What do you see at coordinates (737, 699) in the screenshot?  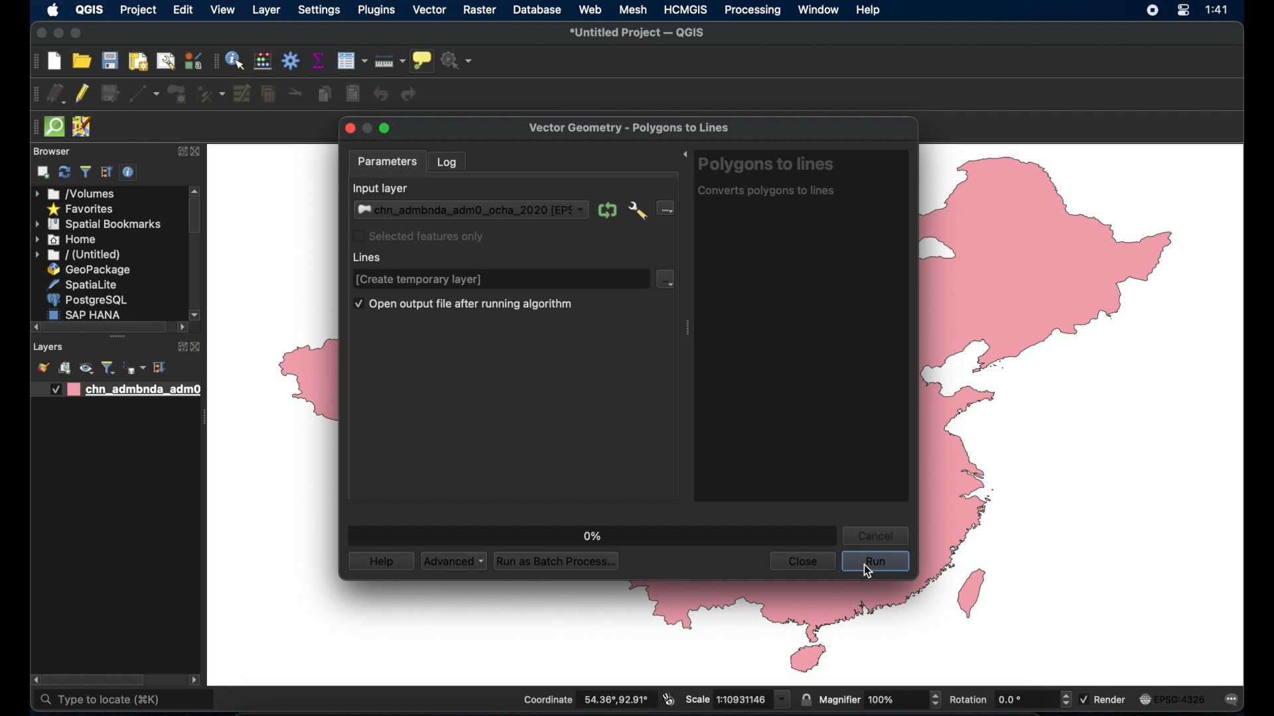 I see `scale` at bounding box center [737, 699].